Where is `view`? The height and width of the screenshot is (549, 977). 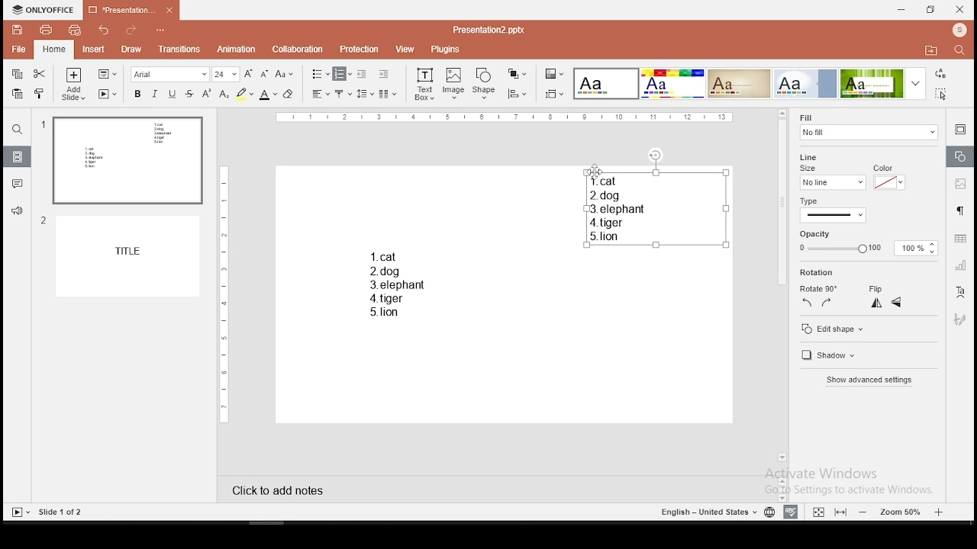 view is located at coordinates (405, 50).